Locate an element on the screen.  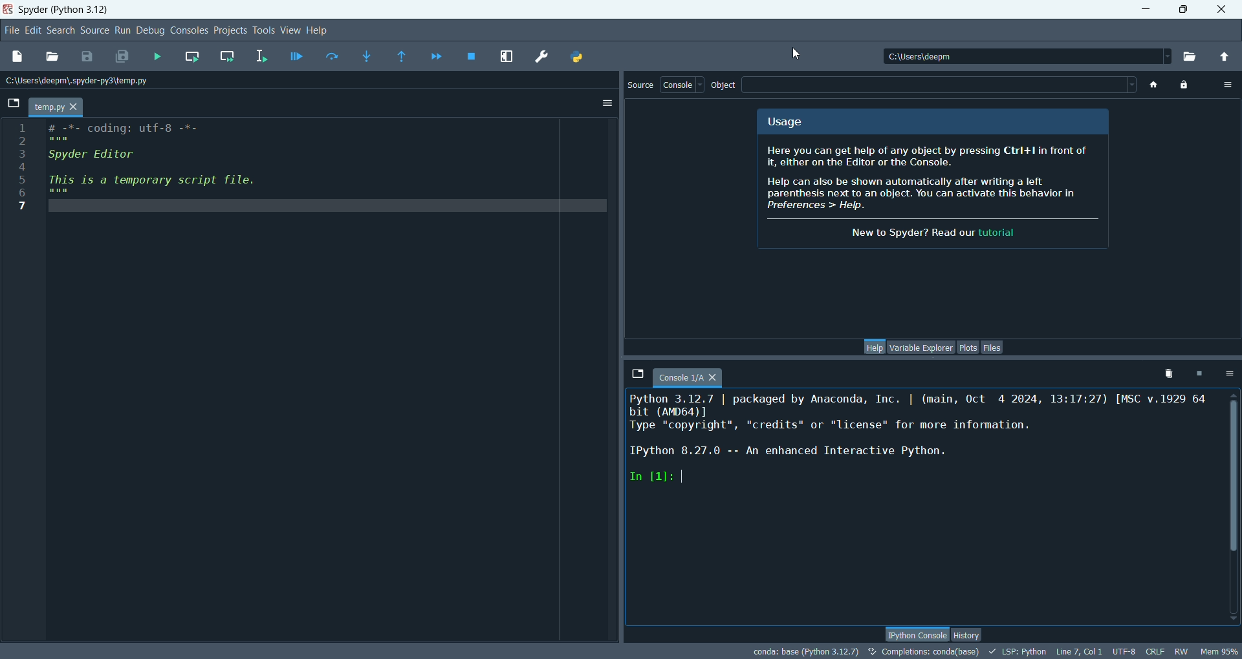
CRLF is located at coordinates (1157, 652).